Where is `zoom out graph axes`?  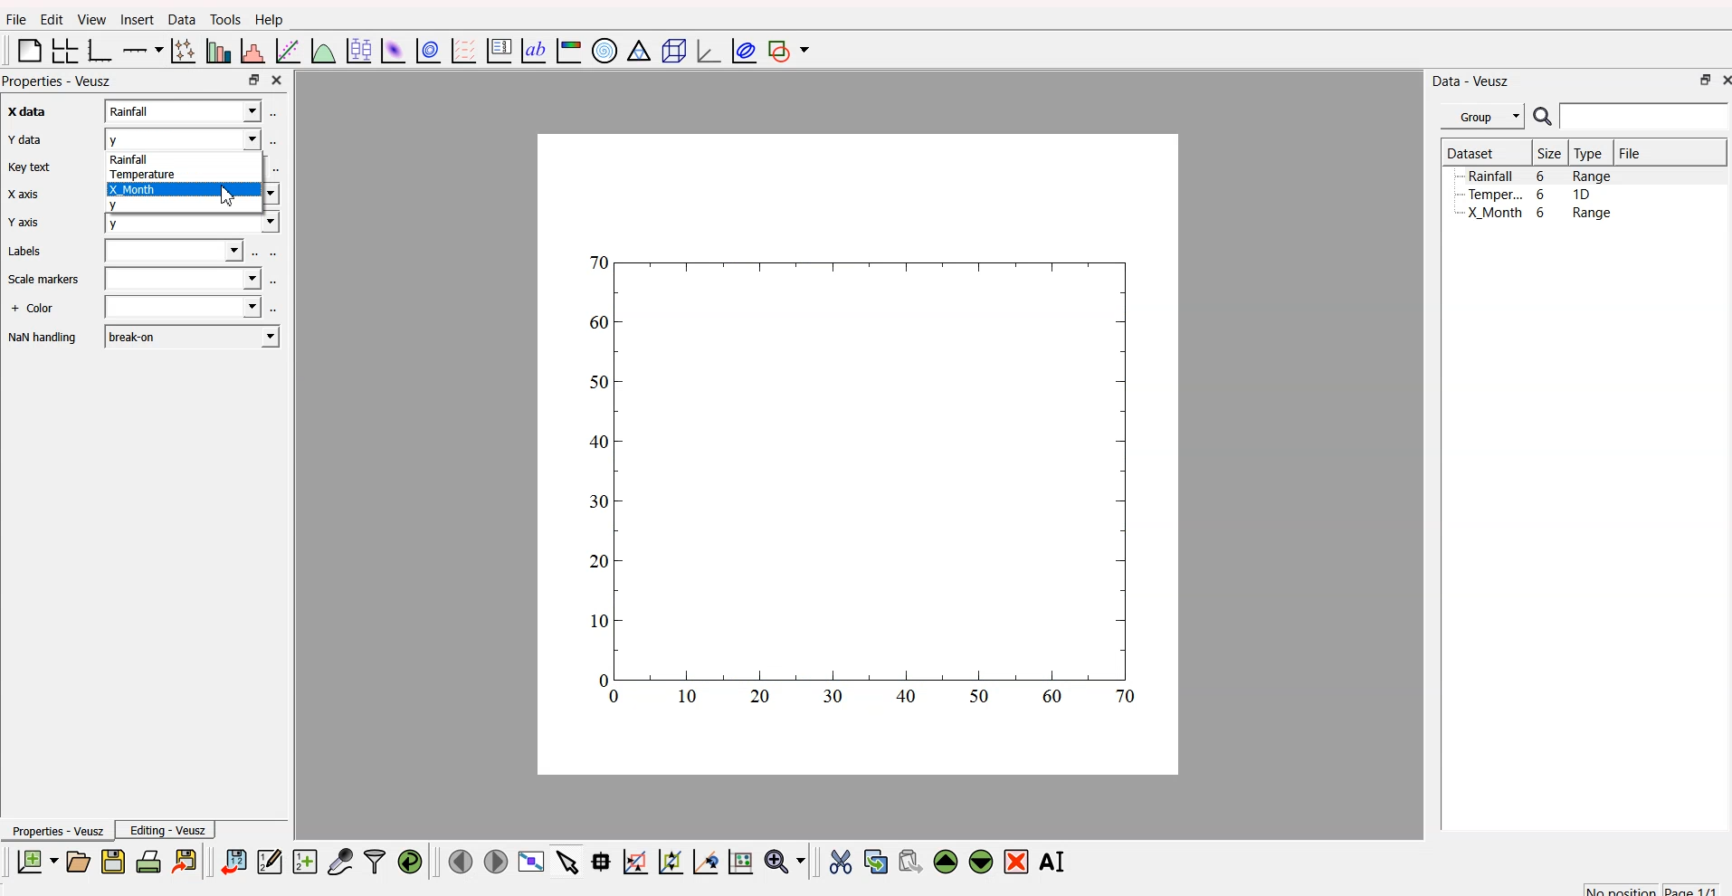 zoom out graph axes is located at coordinates (704, 862).